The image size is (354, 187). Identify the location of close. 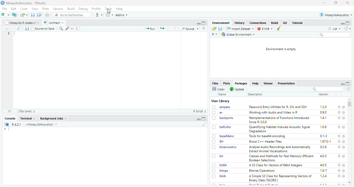
(344, 128).